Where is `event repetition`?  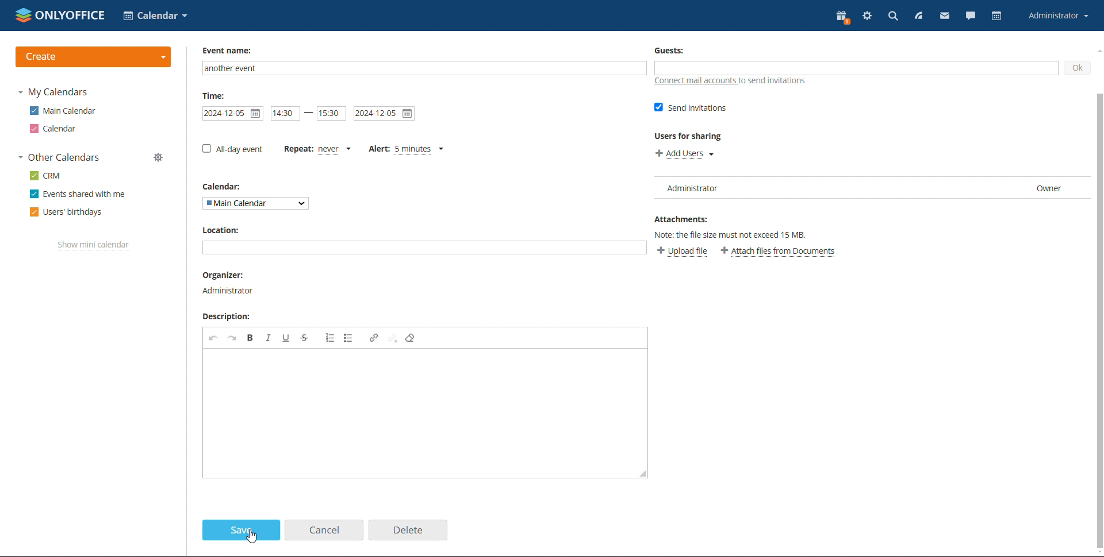 event repetition is located at coordinates (318, 149).